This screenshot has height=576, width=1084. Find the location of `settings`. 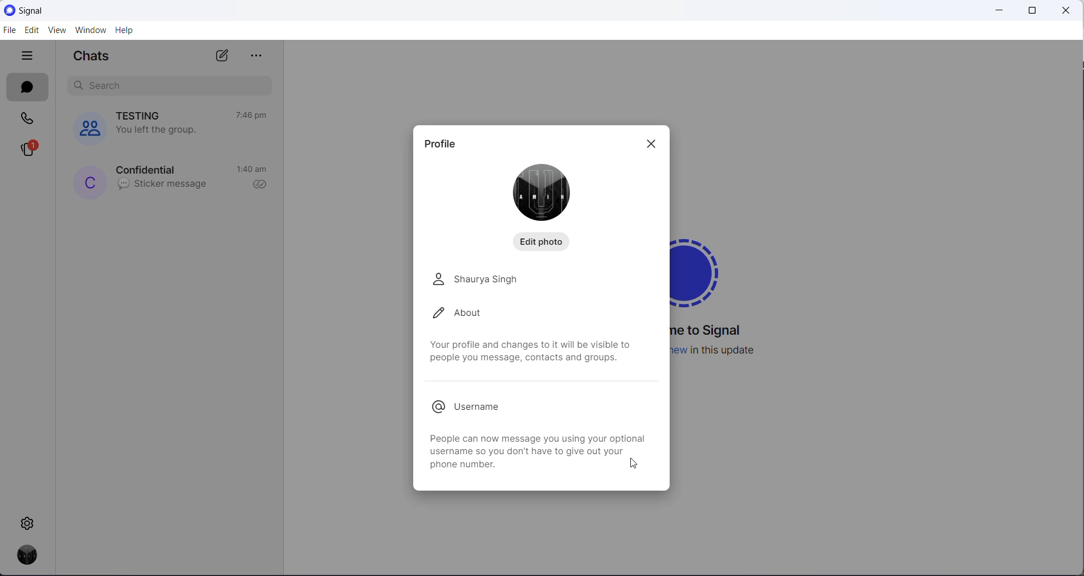

settings is located at coordinates (29, 522).